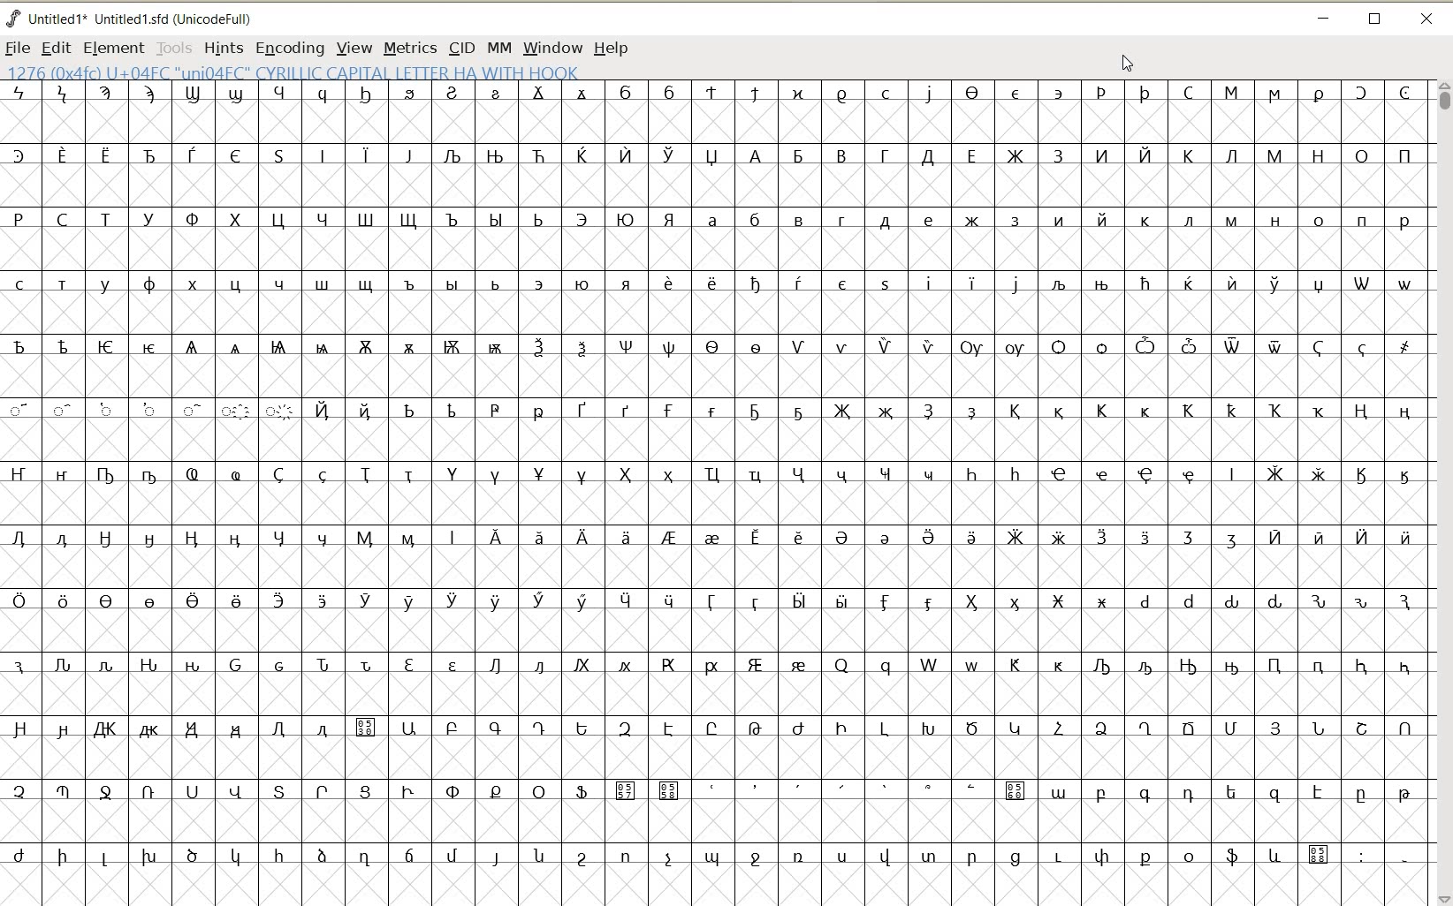 The height and width of the screenshot is (906, 1453). Describe the element at coordinates (498, 47) in the screenshot. I see `MM` at that location.